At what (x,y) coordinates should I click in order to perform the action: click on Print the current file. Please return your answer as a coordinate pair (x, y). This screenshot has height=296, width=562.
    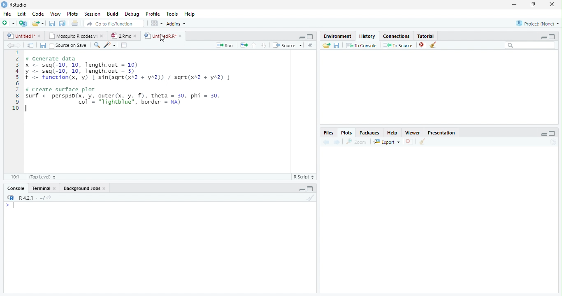
    Looking at the image, I should click on (75, 23).